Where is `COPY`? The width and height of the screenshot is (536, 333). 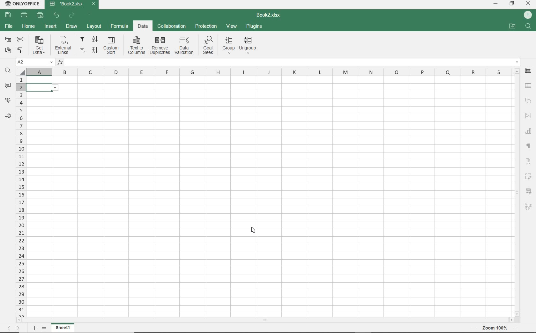 COPY is located at coordinates (8, 40).